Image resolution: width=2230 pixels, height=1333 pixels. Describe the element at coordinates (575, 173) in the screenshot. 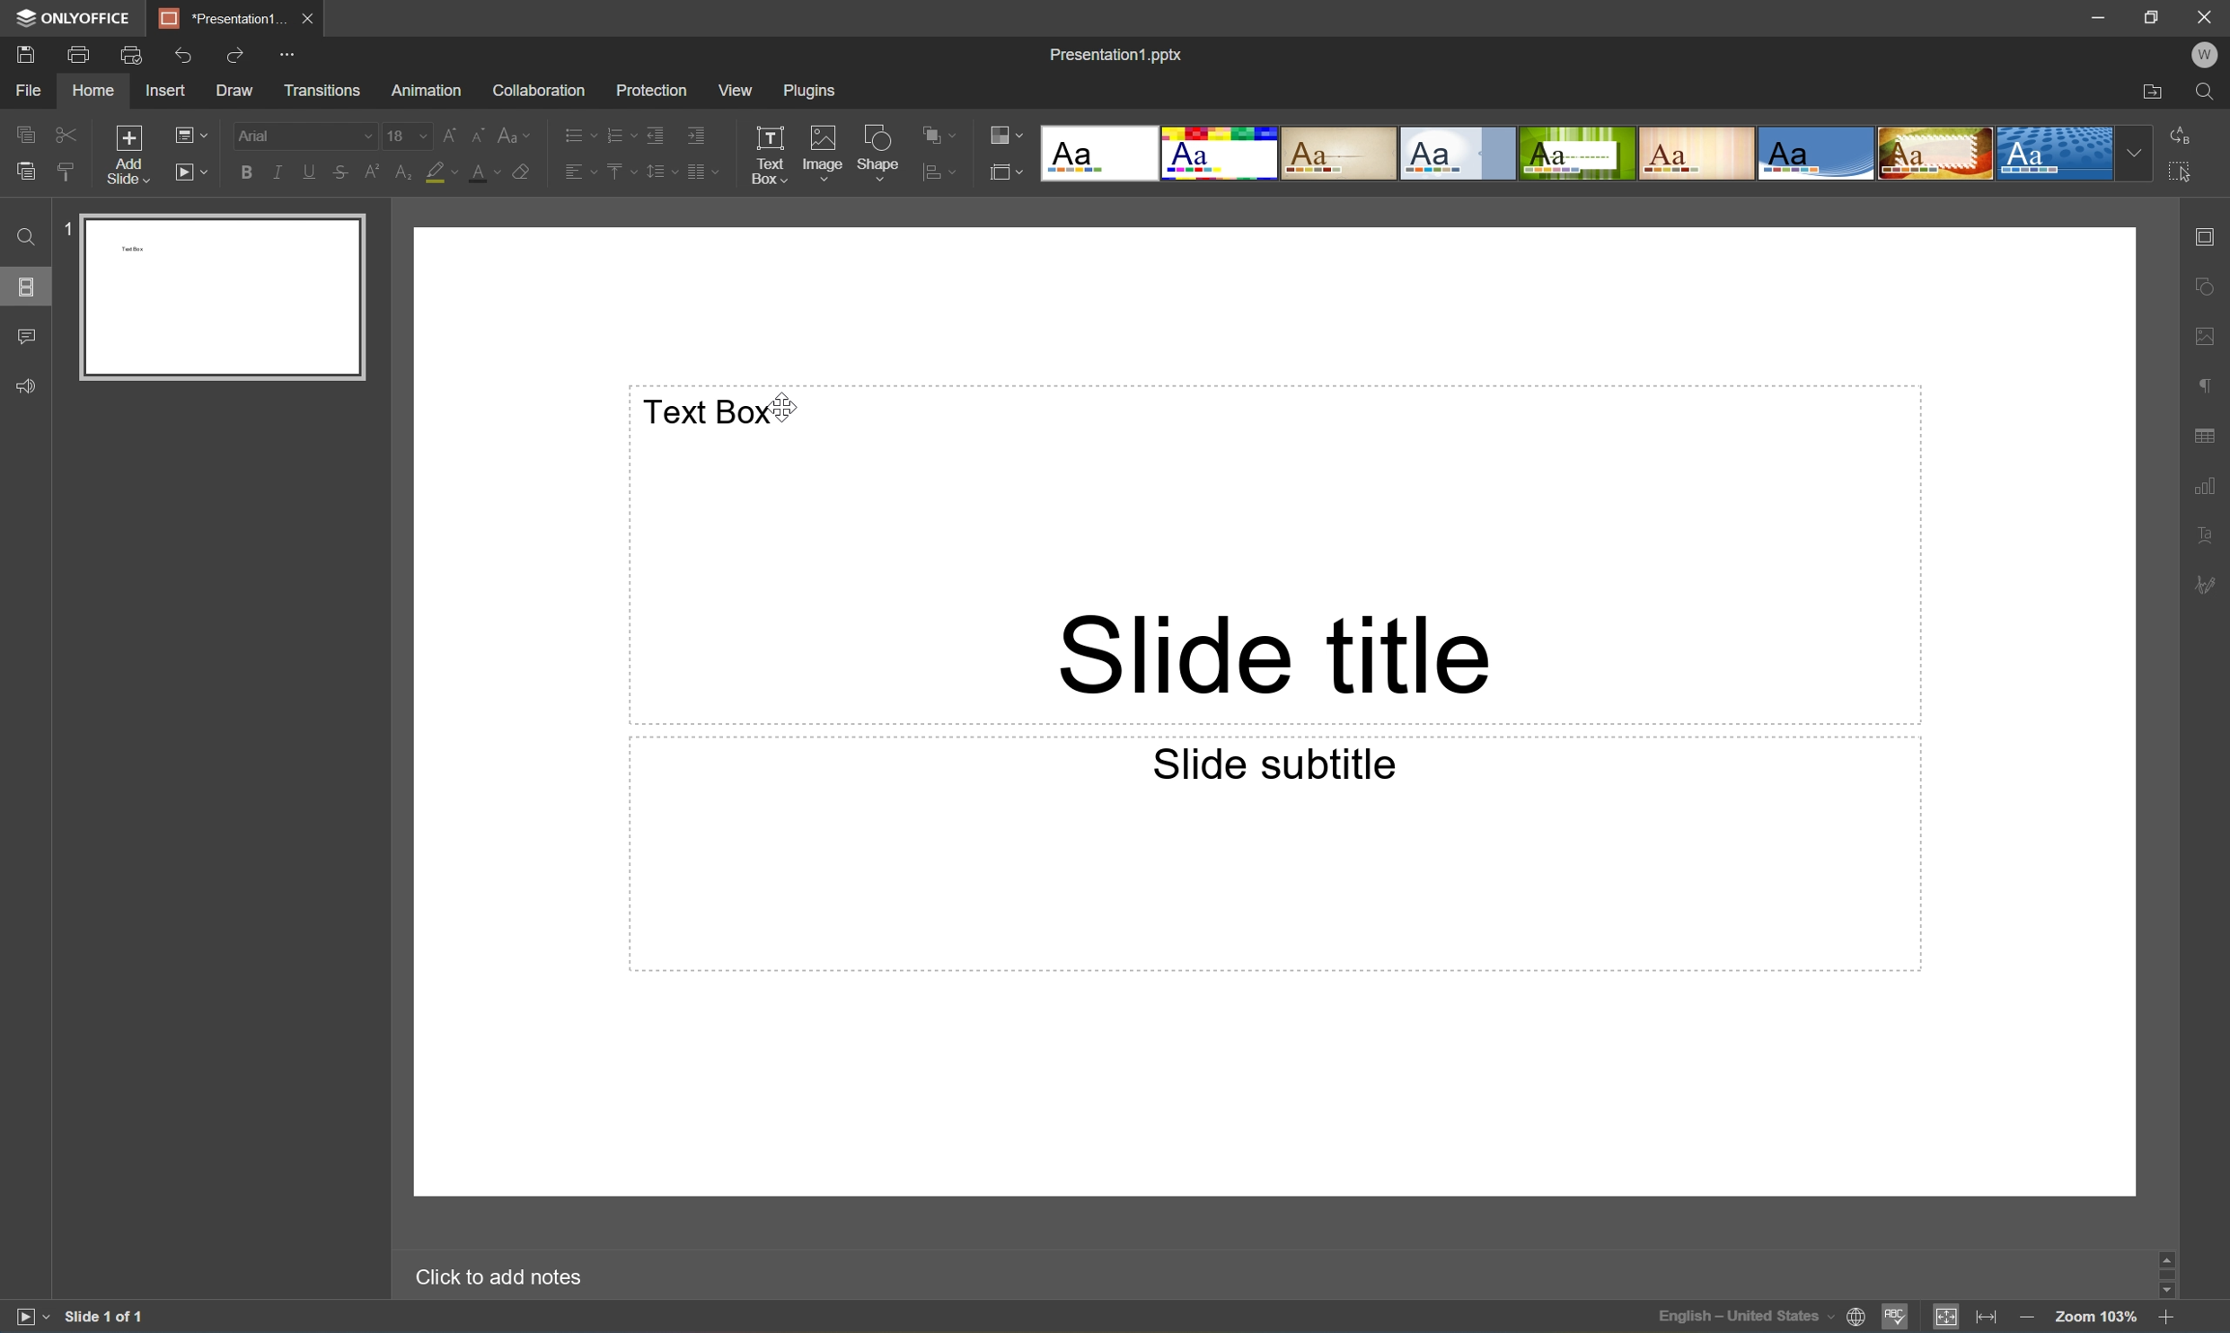

I see `Horizontally align` at that location.